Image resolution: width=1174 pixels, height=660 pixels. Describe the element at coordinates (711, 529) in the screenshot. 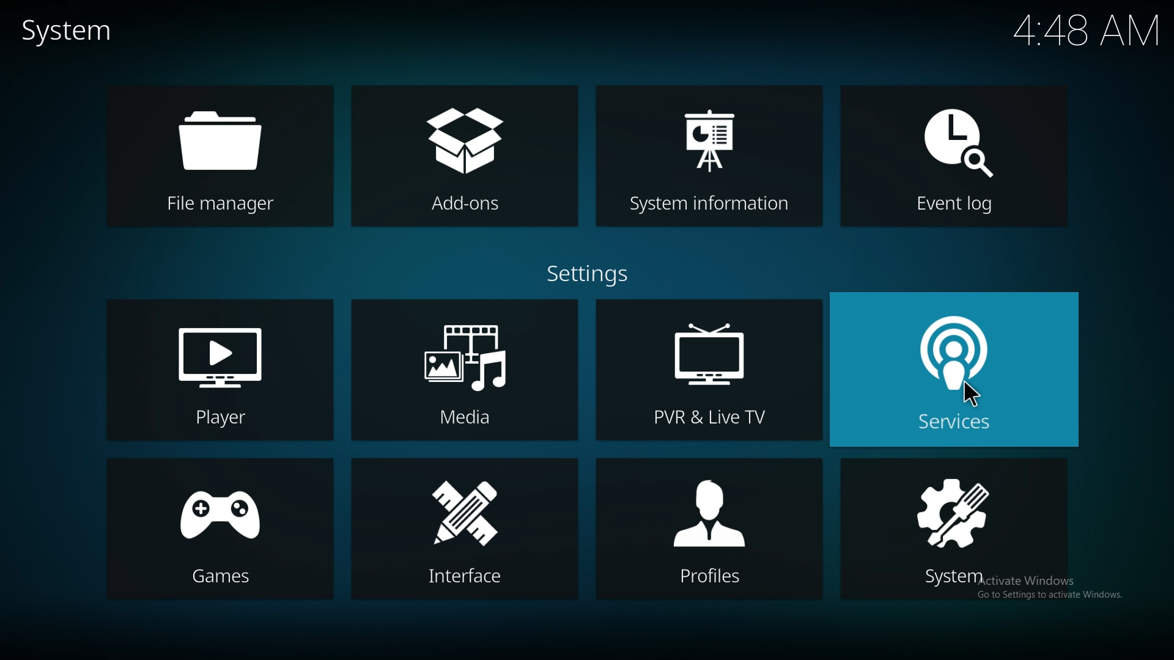

I see `profiles` at that location.